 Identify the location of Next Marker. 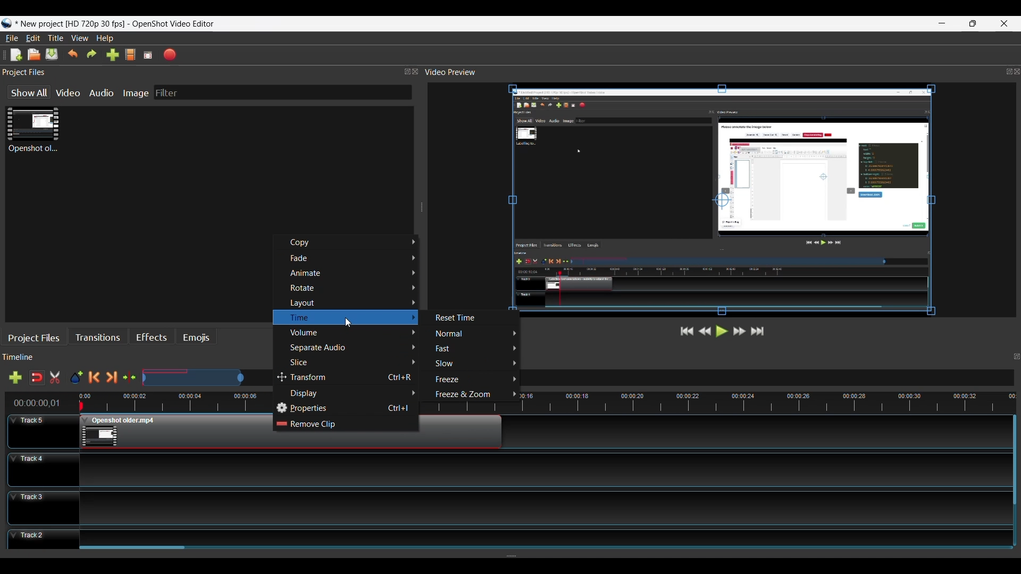
(111, 378).